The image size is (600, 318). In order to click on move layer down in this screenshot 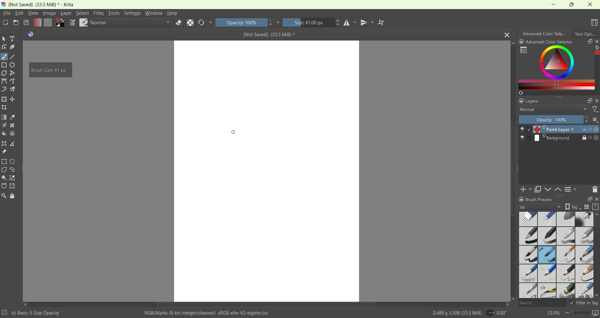, I will do `click(548, 189)`.